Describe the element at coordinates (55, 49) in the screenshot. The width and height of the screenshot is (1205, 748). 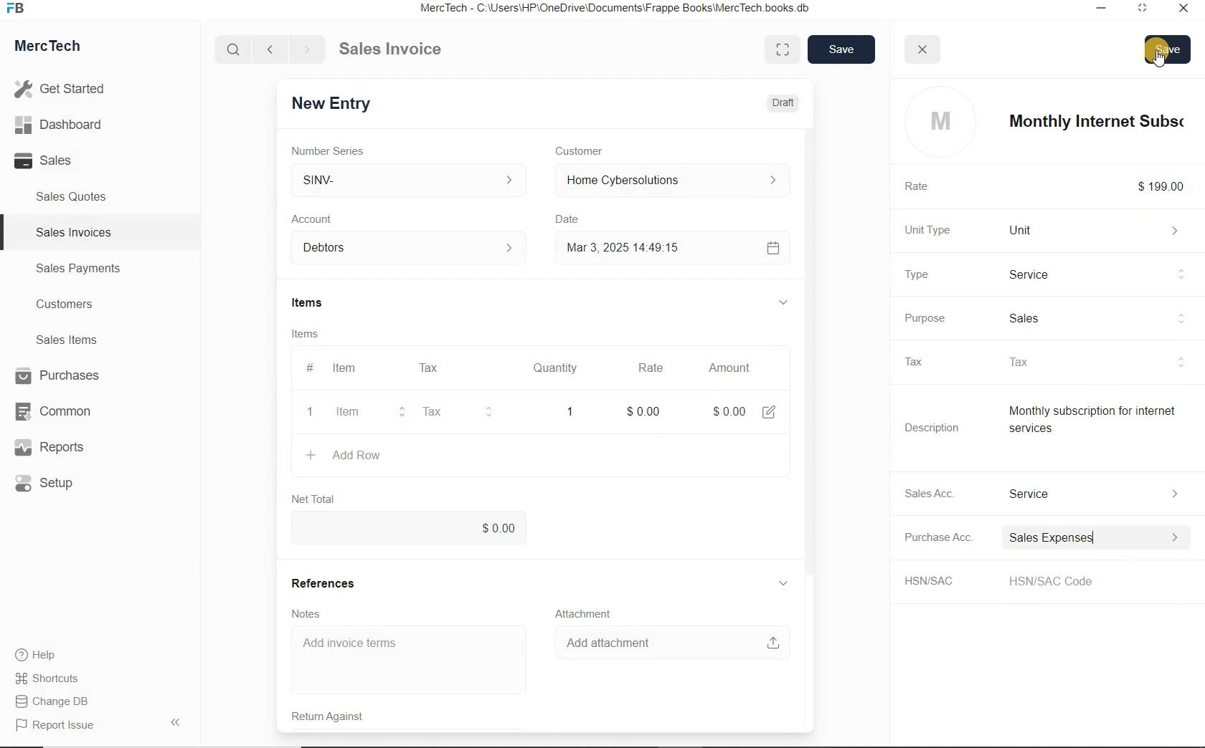
I see `MercTech` at that location.